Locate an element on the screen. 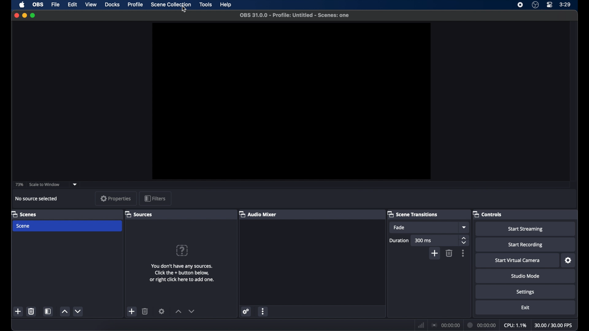  audio mixer is located at coordinates (258, 214).